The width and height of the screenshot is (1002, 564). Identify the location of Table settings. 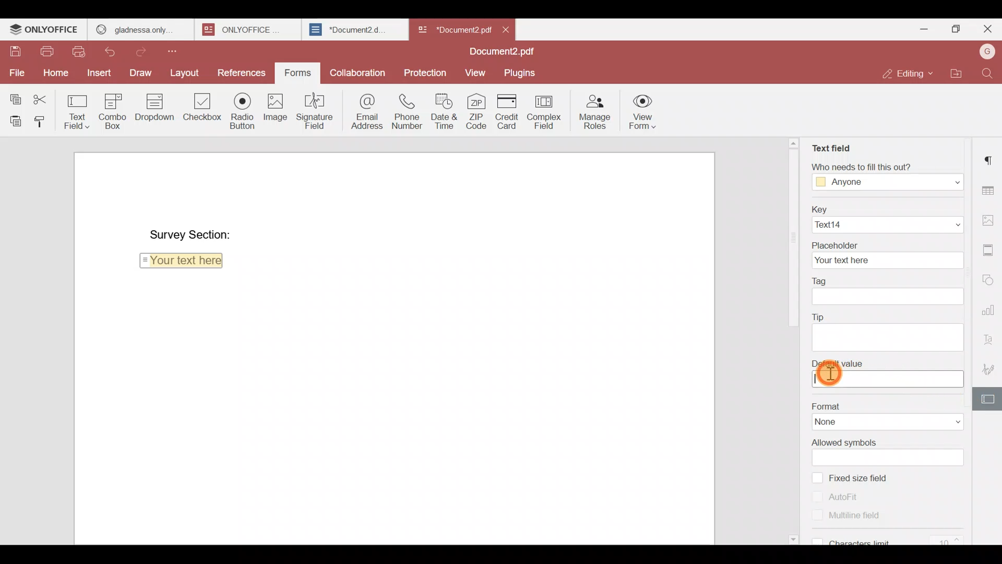
(990, 190).